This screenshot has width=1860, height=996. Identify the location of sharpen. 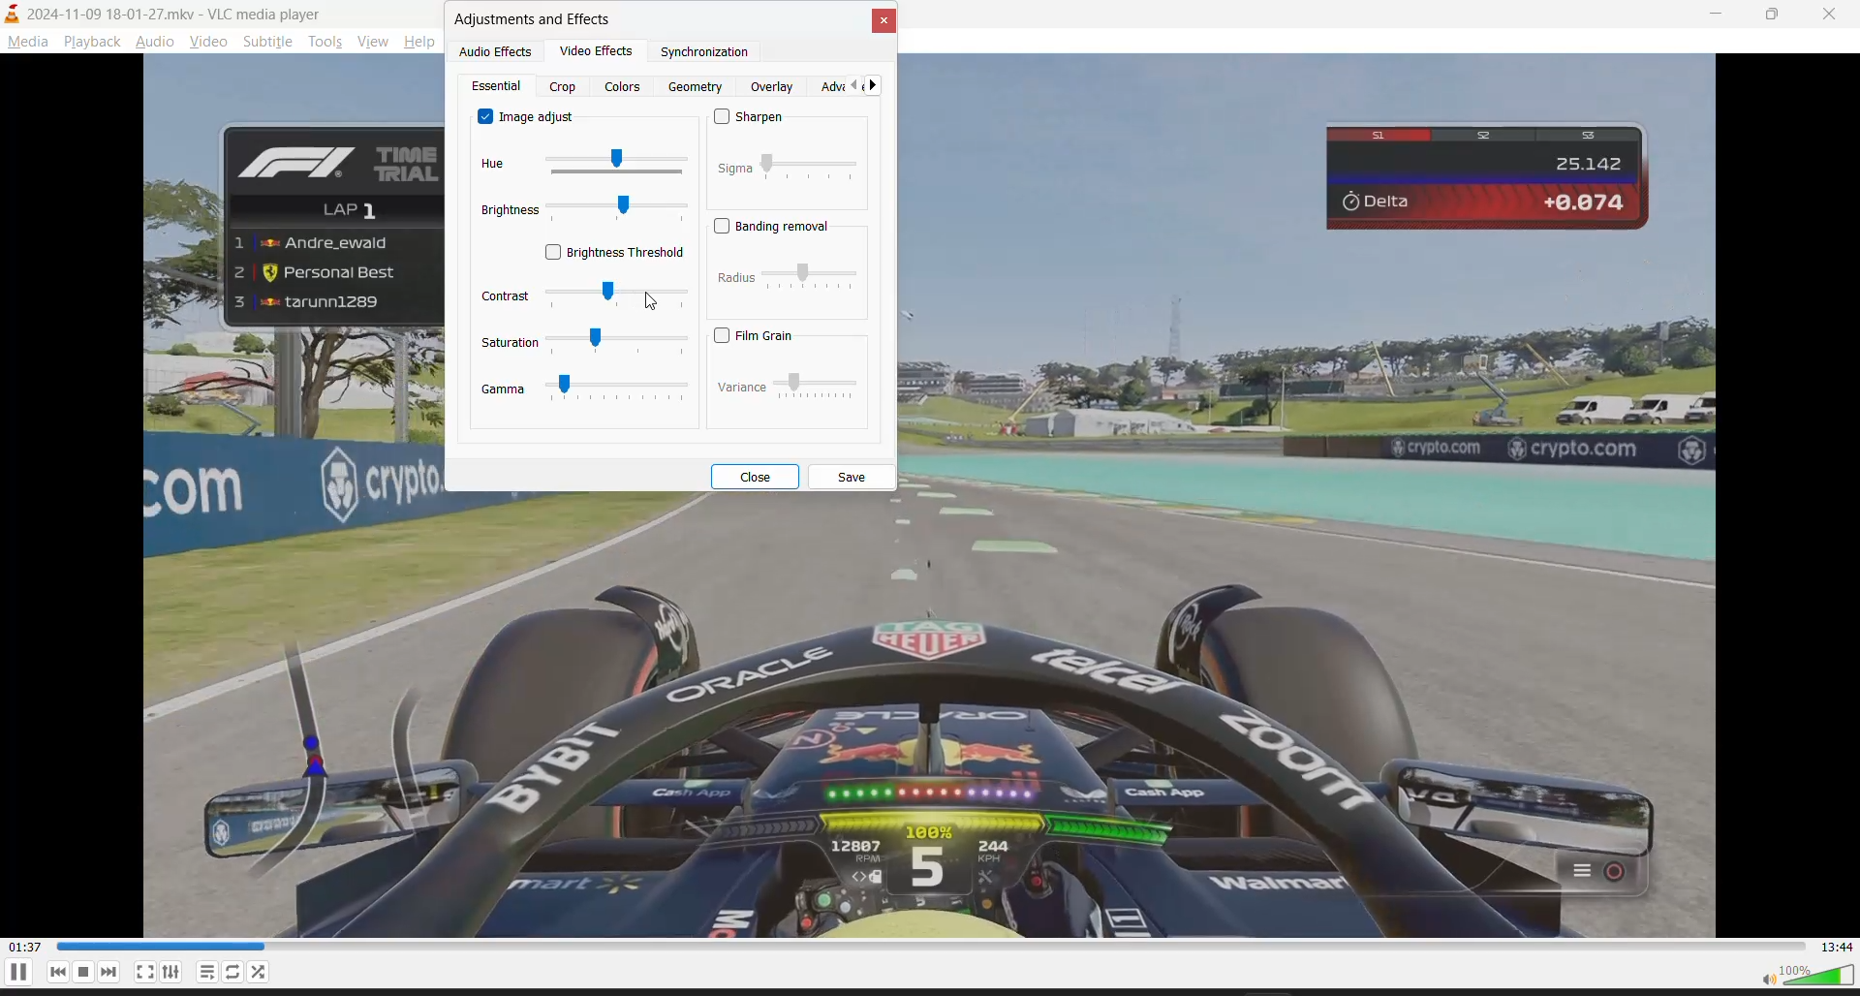
(758, 118).